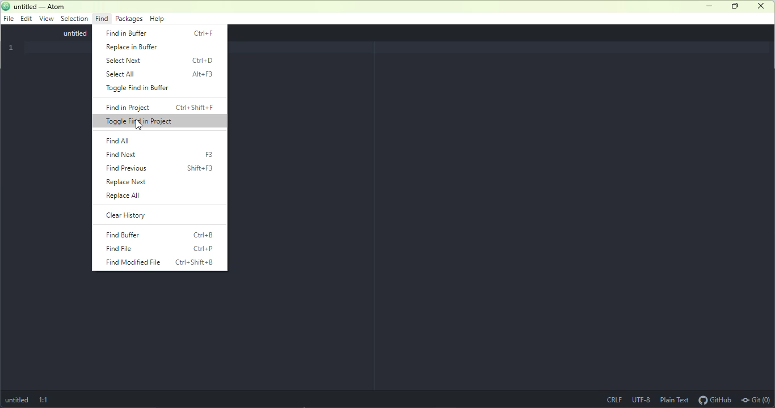 The width and height of the screenshot is (775, 408). What do you see at coordinates (760, 6) in the screenshot?
I see `close` at bounding box center [760, 6].